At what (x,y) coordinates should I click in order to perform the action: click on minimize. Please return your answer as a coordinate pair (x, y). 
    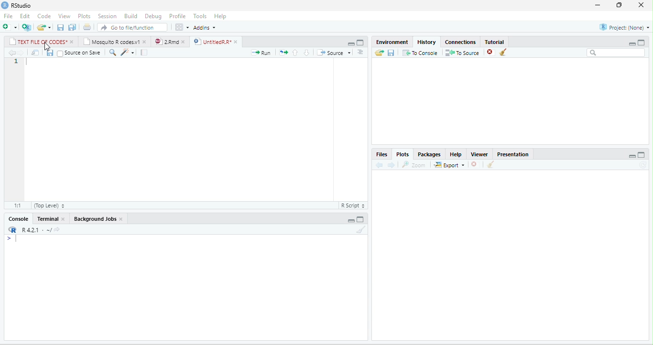
    Looking at the image, I should click on (351, 220).